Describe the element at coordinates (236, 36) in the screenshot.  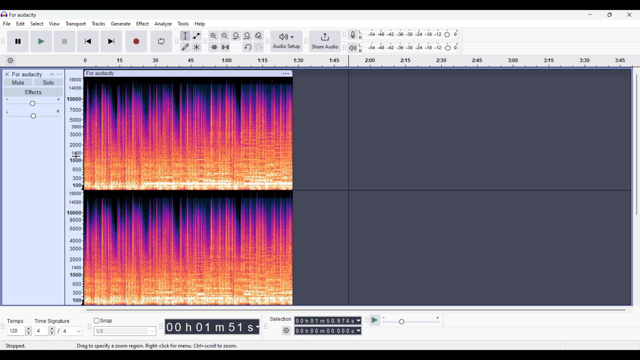
I see `Fit selection to width` at that location.